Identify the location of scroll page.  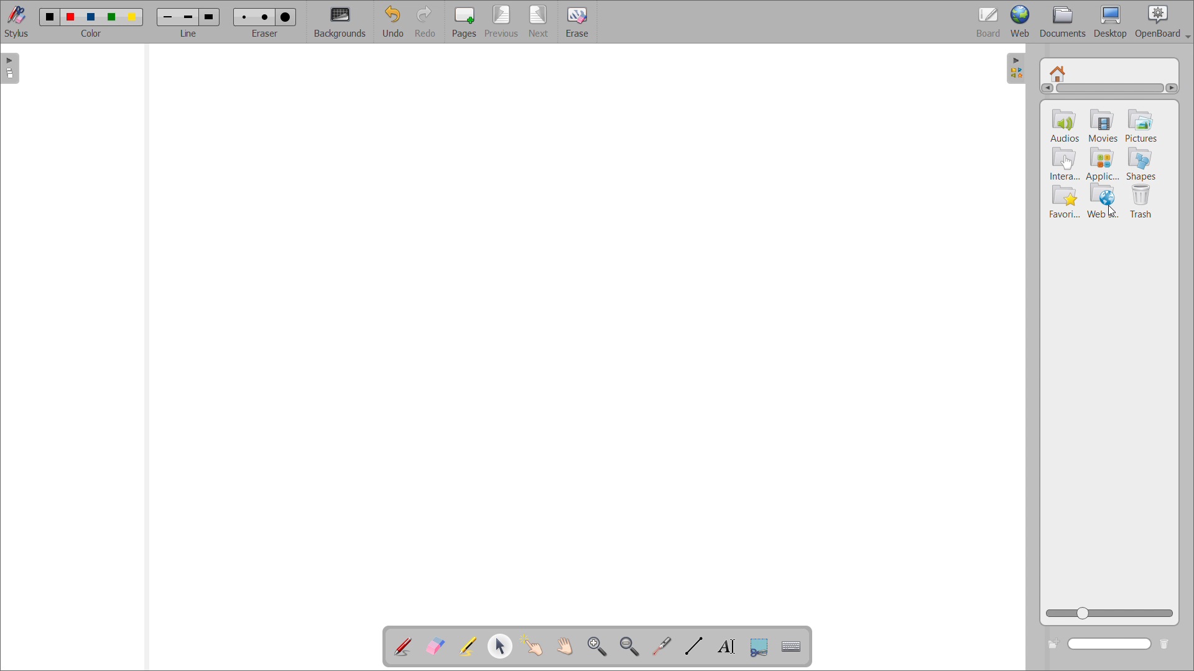
(564, 645).